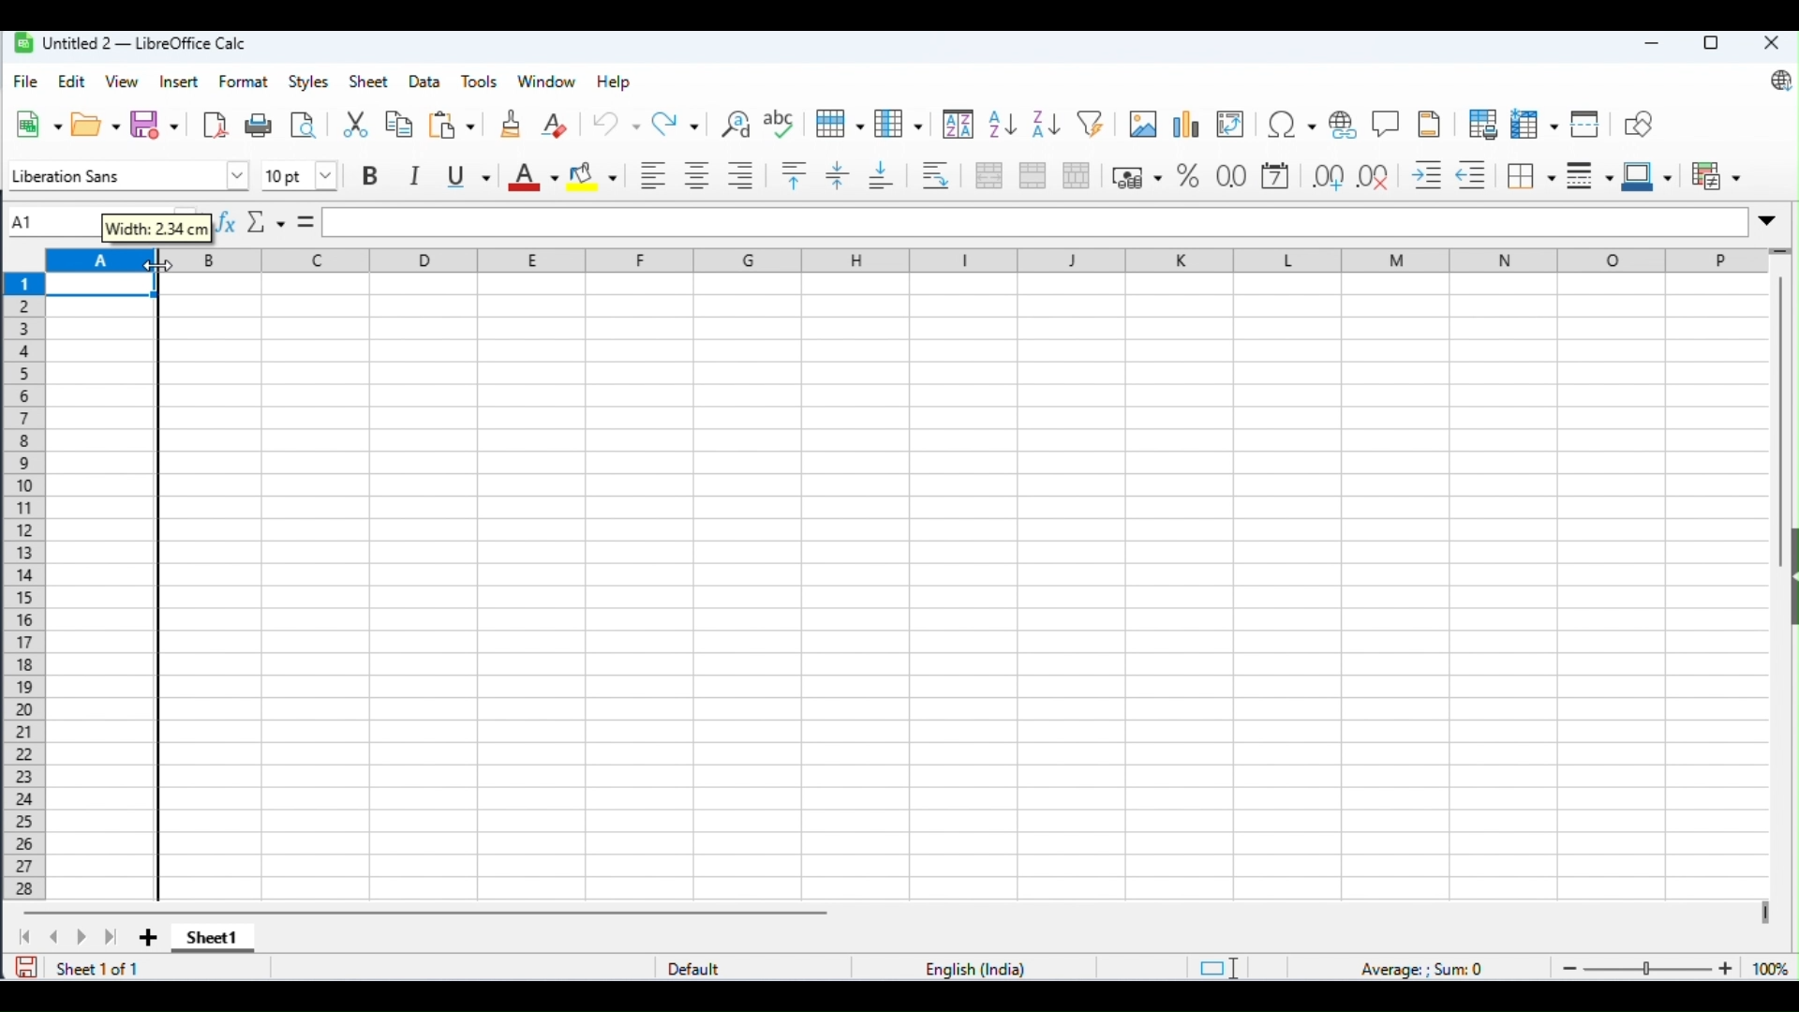  What do you see at coordinates (978, 968) in the screenshot?
I see `language` at bounding box center [978, 968].